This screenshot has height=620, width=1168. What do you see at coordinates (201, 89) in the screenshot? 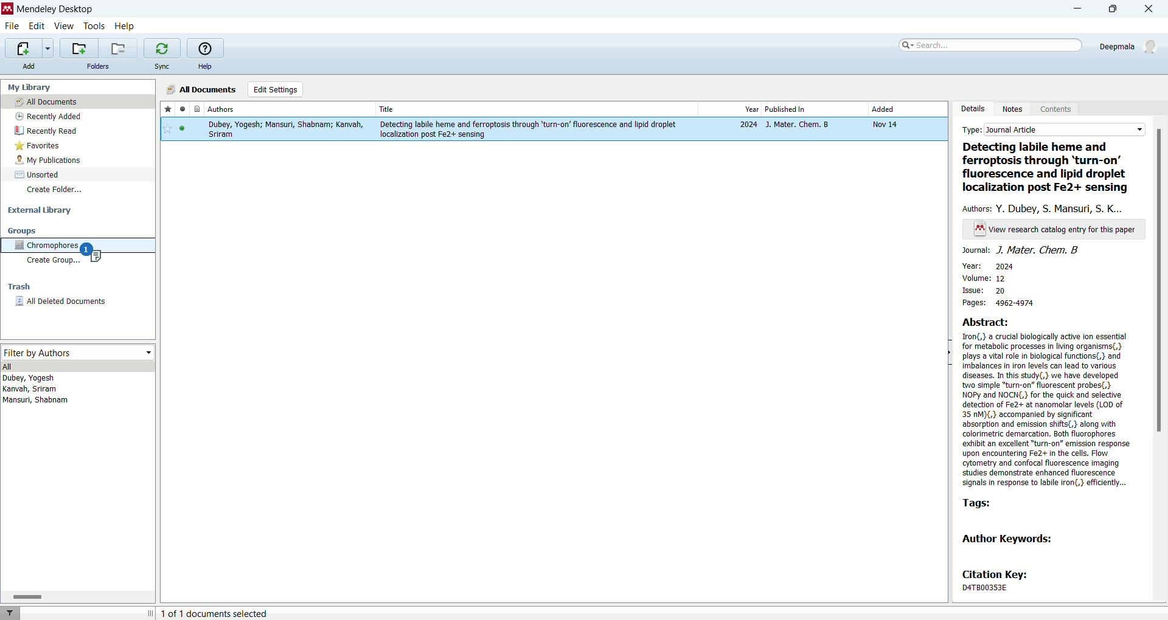
I see `all documents` at bounding box center [201, 89].